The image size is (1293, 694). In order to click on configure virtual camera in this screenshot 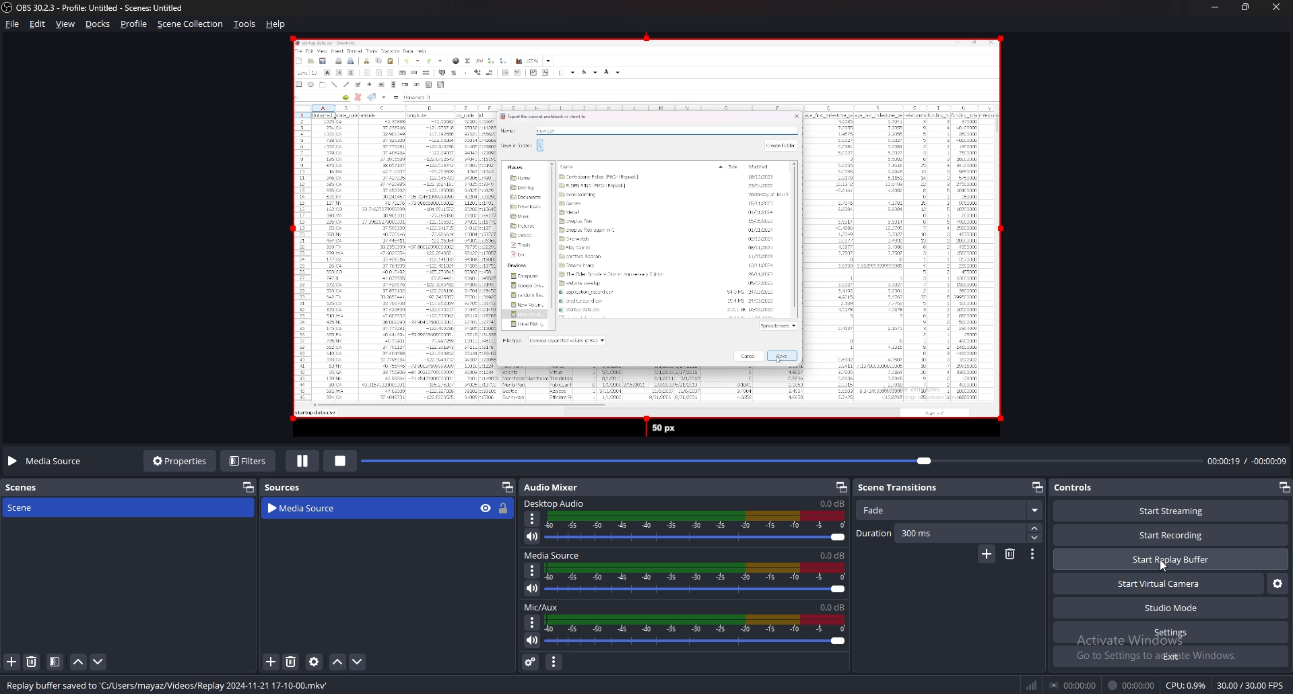, I will do `click(1277, 583)`.